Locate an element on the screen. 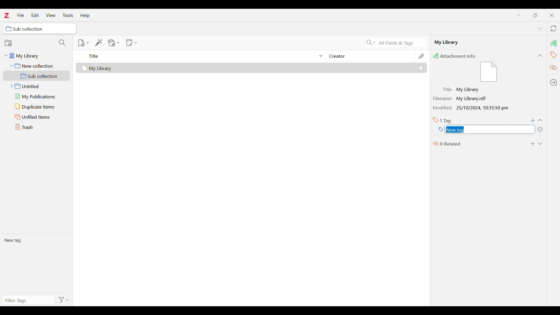 The image size is (560, 315). Collapse is located at coordinates (540, 56).